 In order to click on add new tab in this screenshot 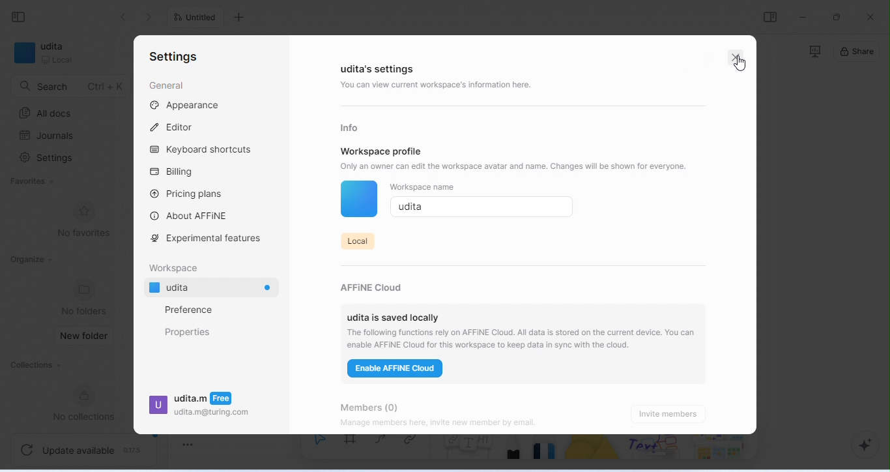, I will do `click(240, 18)`.